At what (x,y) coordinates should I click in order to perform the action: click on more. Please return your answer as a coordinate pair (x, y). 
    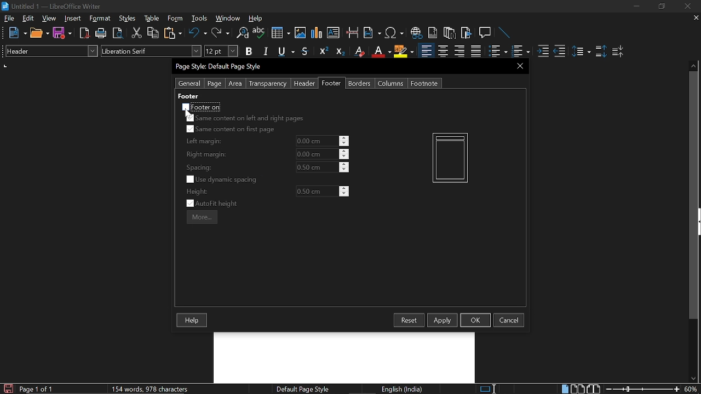
    Looking at the image, I should click on (202, 218).